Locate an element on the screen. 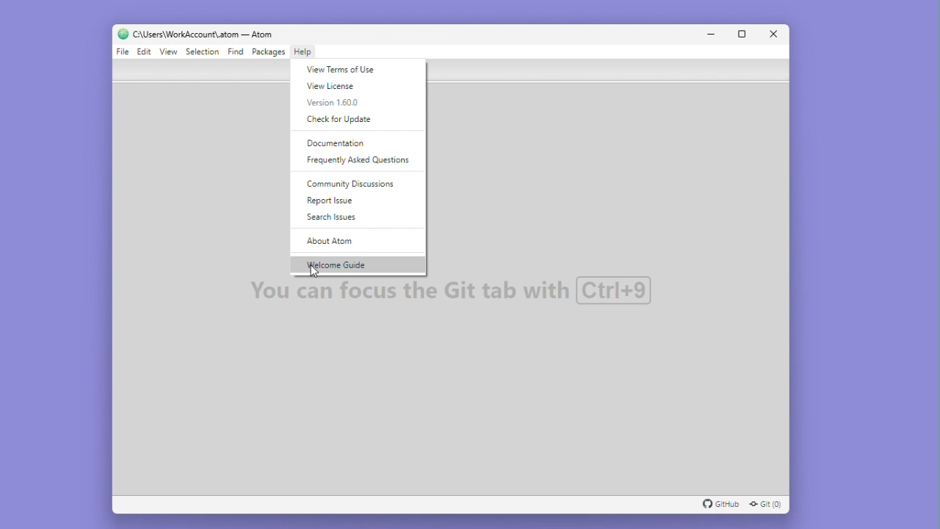  C:\Users\WorkAccount\.atom — Atom is located at coordinates (198, 35).